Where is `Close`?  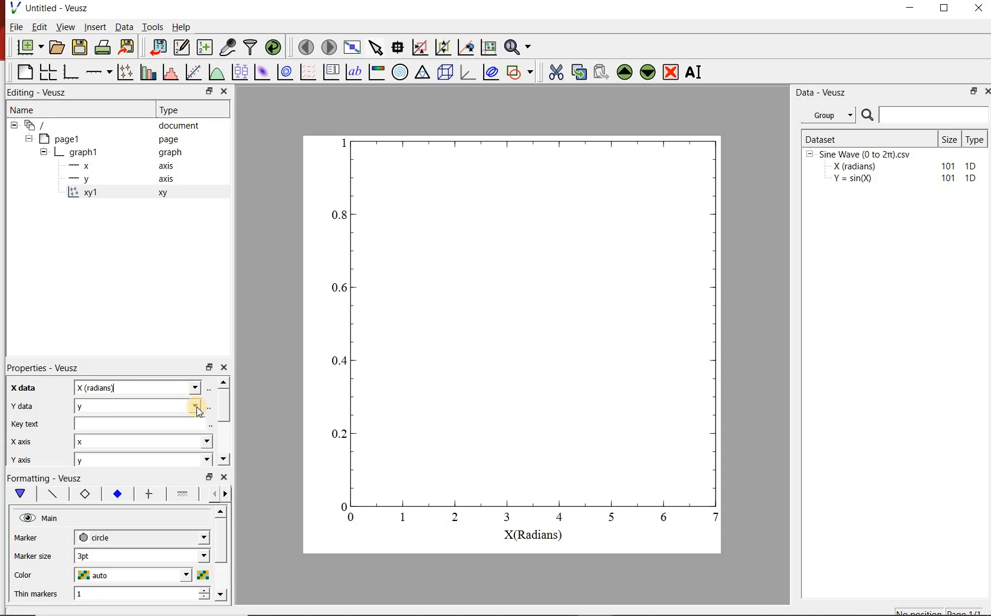
Close is located at coordinates (225, 366).